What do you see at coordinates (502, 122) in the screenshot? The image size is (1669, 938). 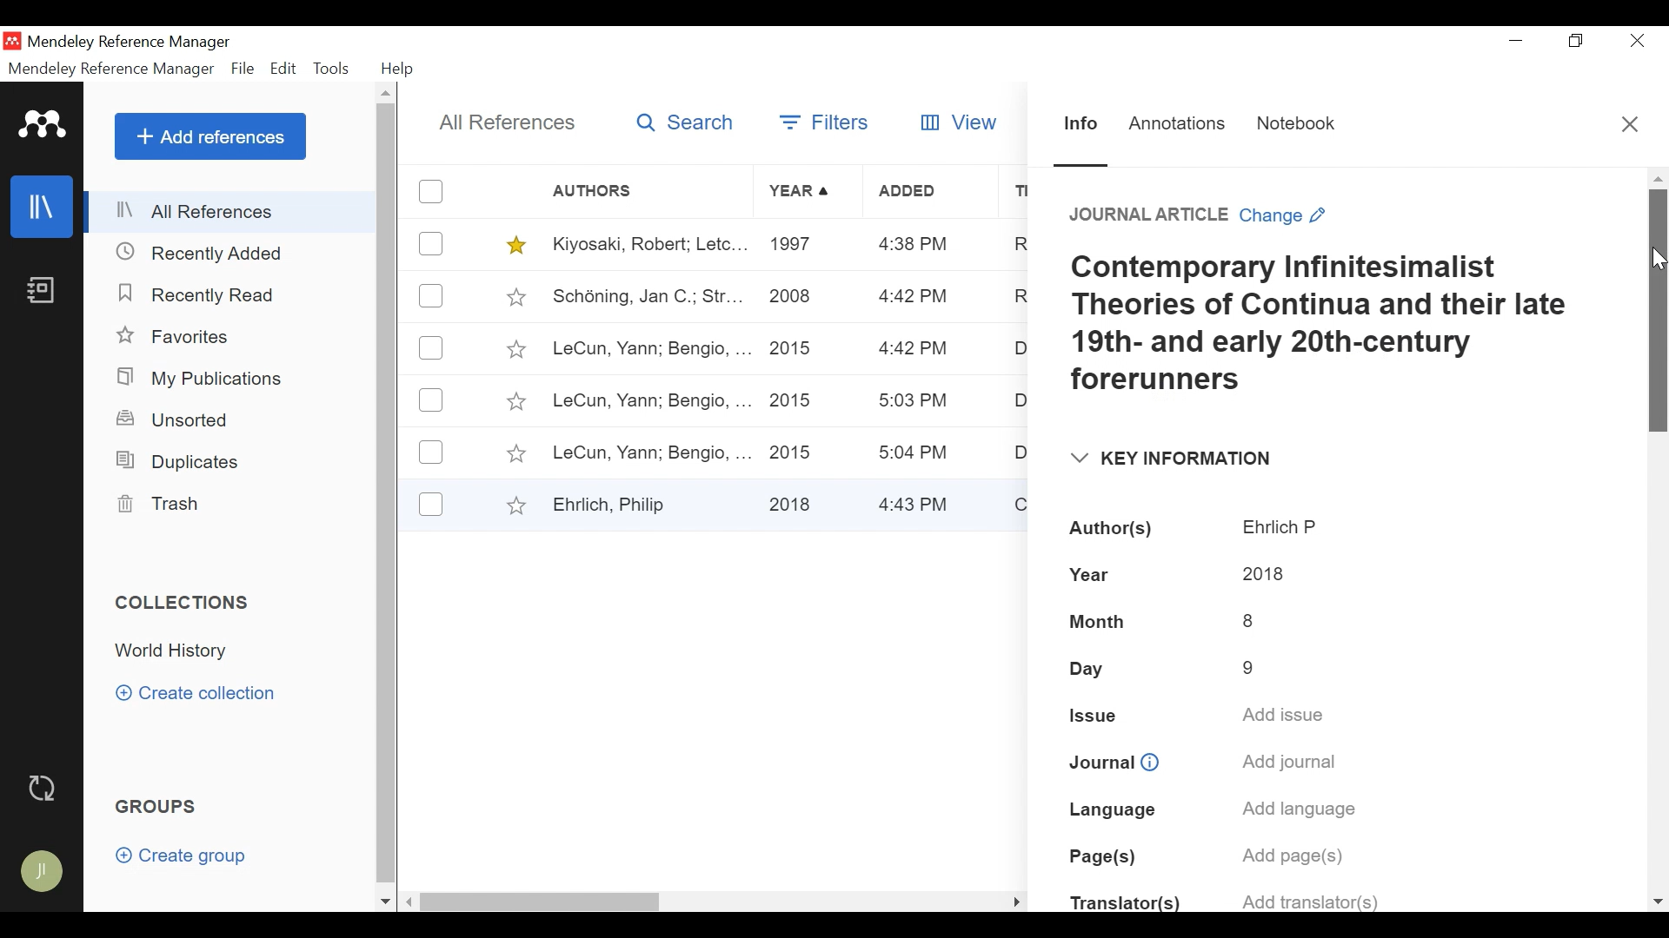 I see `All References` at bounding box center [502, 122].